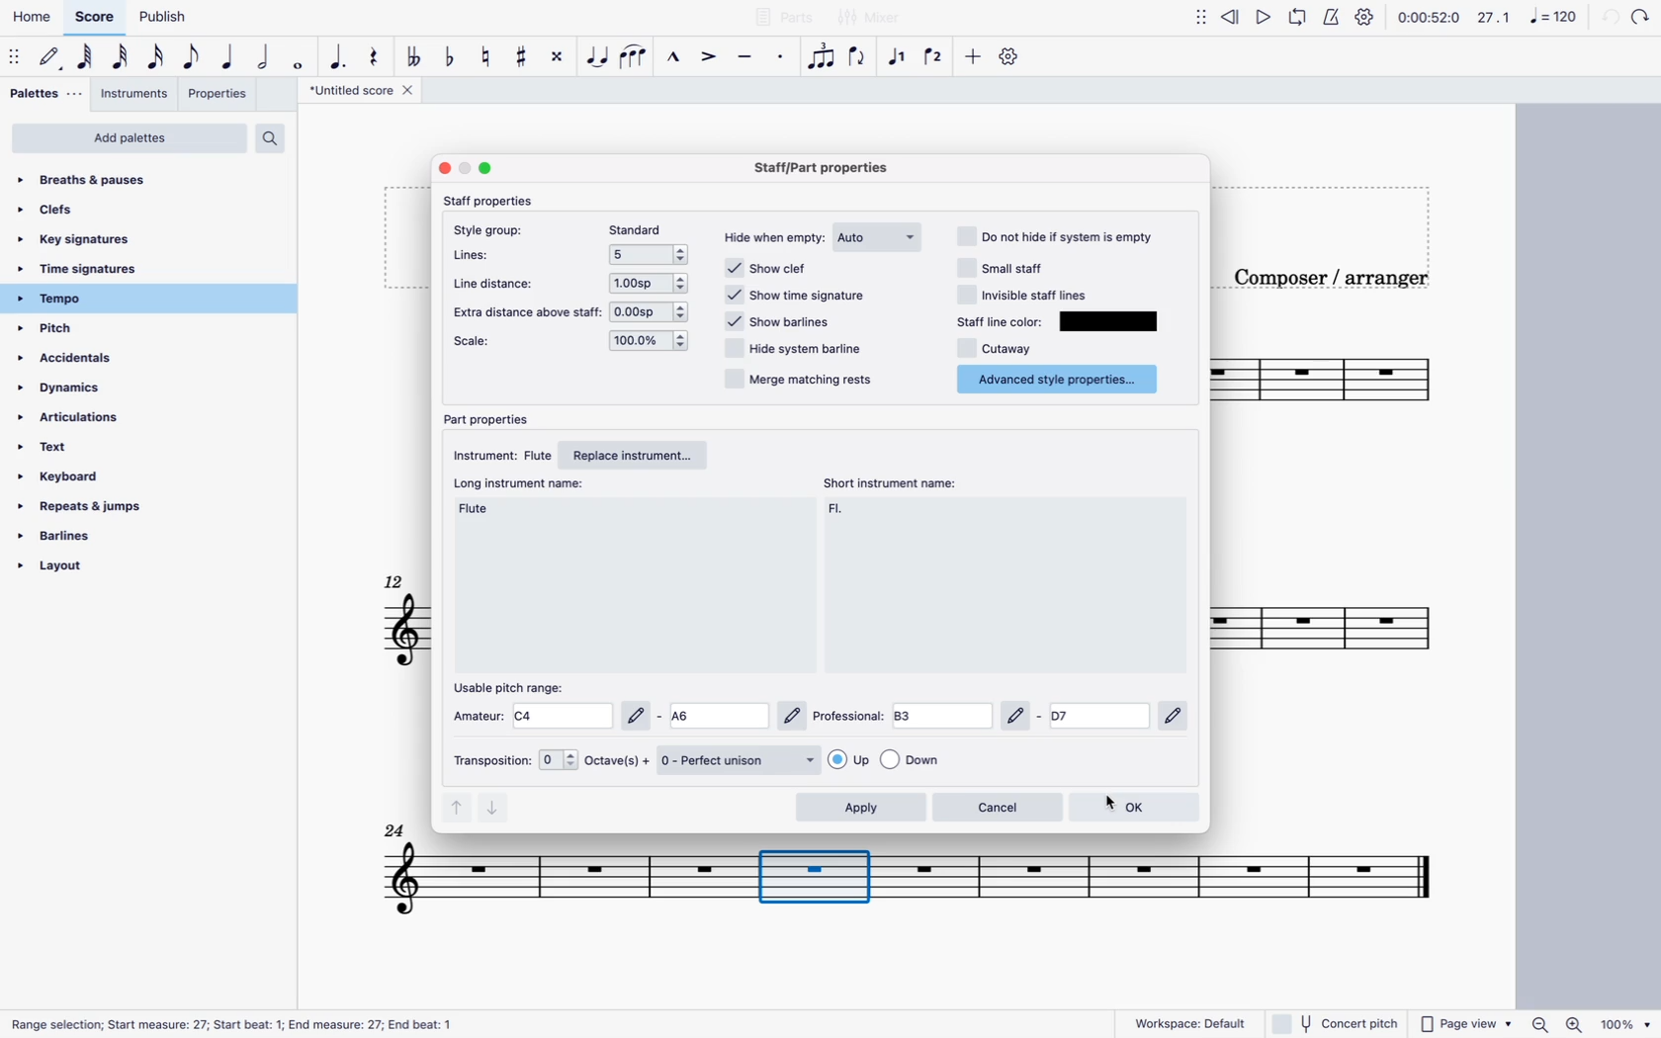 The height and width of the screenshot is (1038, 1661). What do you see at coordinates (1465, 1022) in the screenshot?
I see `page view` at bounding box center [1465, 1022].